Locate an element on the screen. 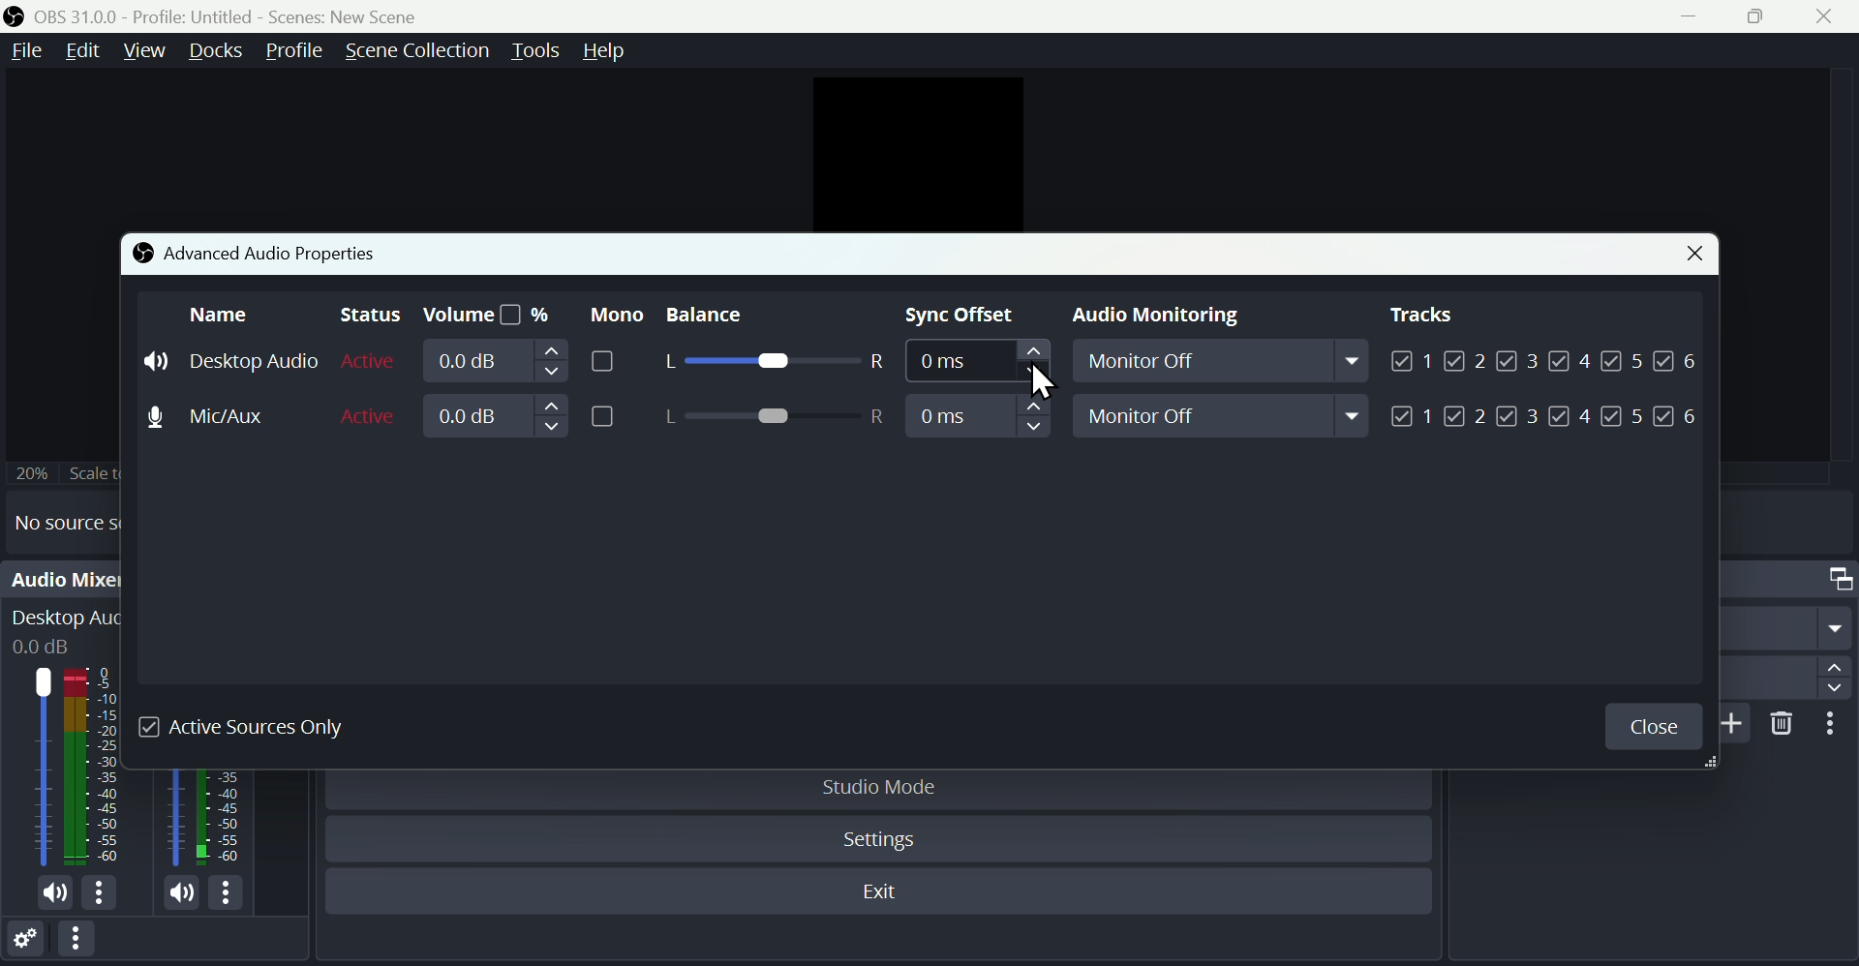 The height and width of the screenshot is (966, 1859). More options is located at coordinates (1837, 725).